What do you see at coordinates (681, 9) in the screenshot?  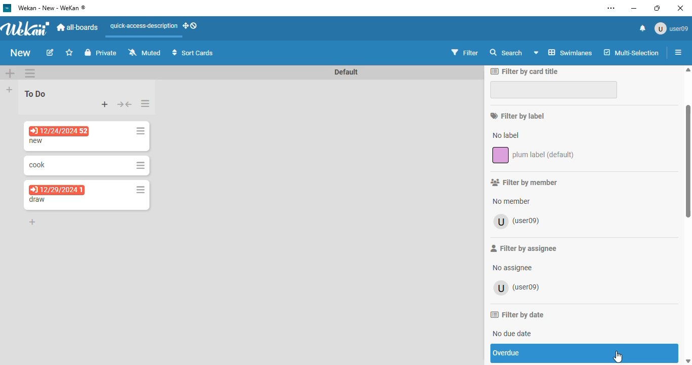 I see `close` at bounding box center [681, 9].